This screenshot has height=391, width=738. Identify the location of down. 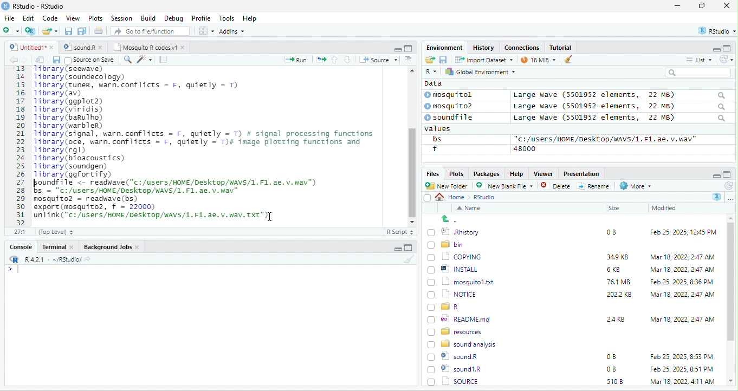
(348, 59).